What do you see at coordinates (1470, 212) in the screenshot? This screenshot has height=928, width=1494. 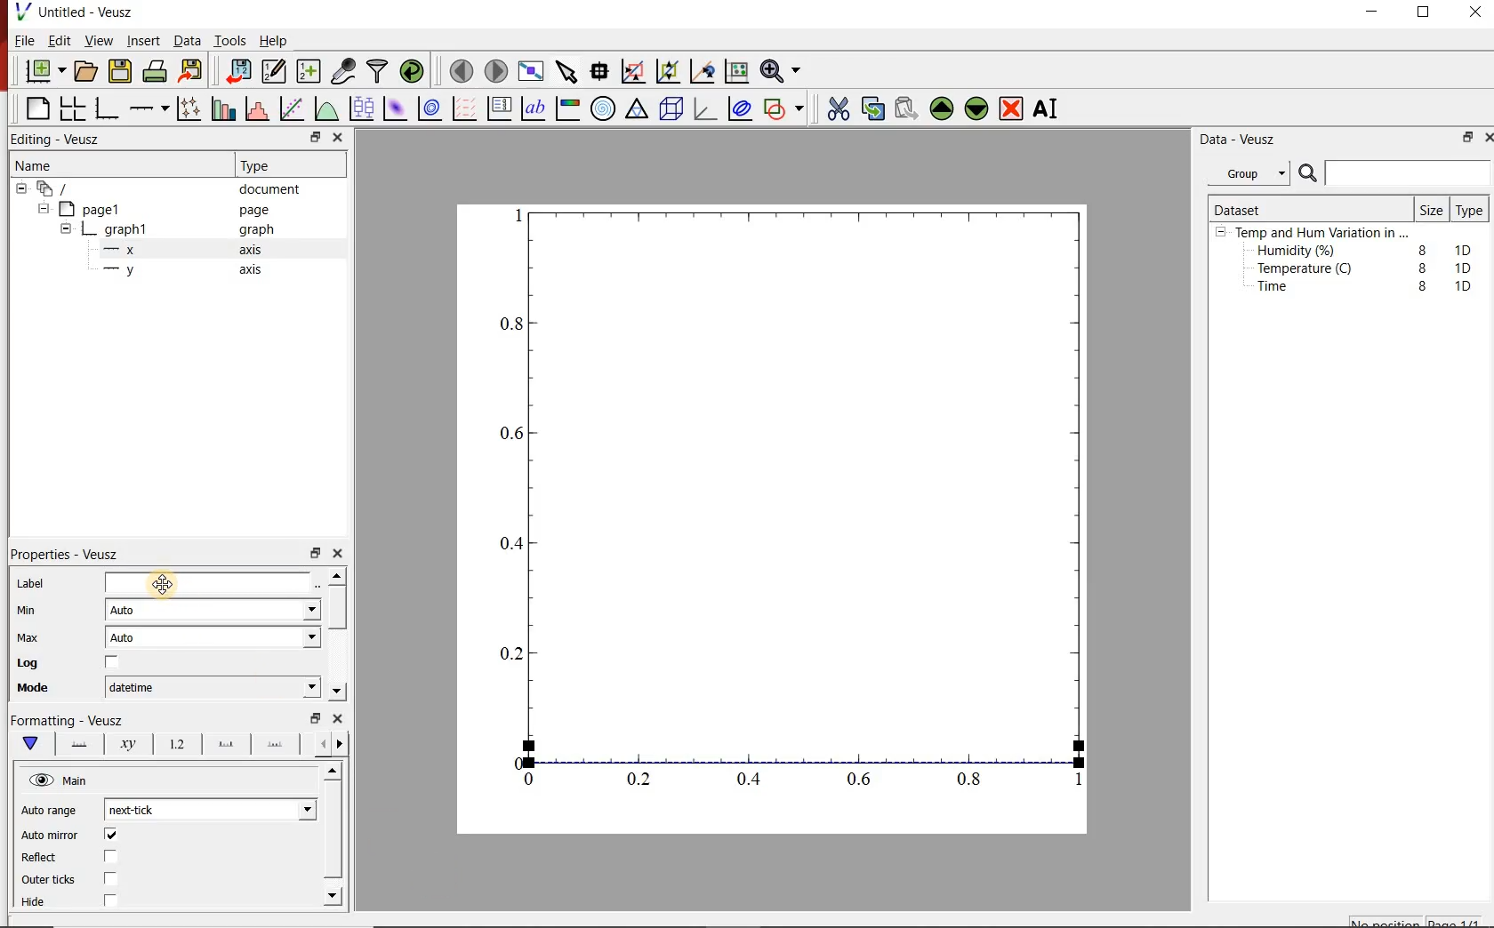 I see `Type` at bounding box center [1470, 212].